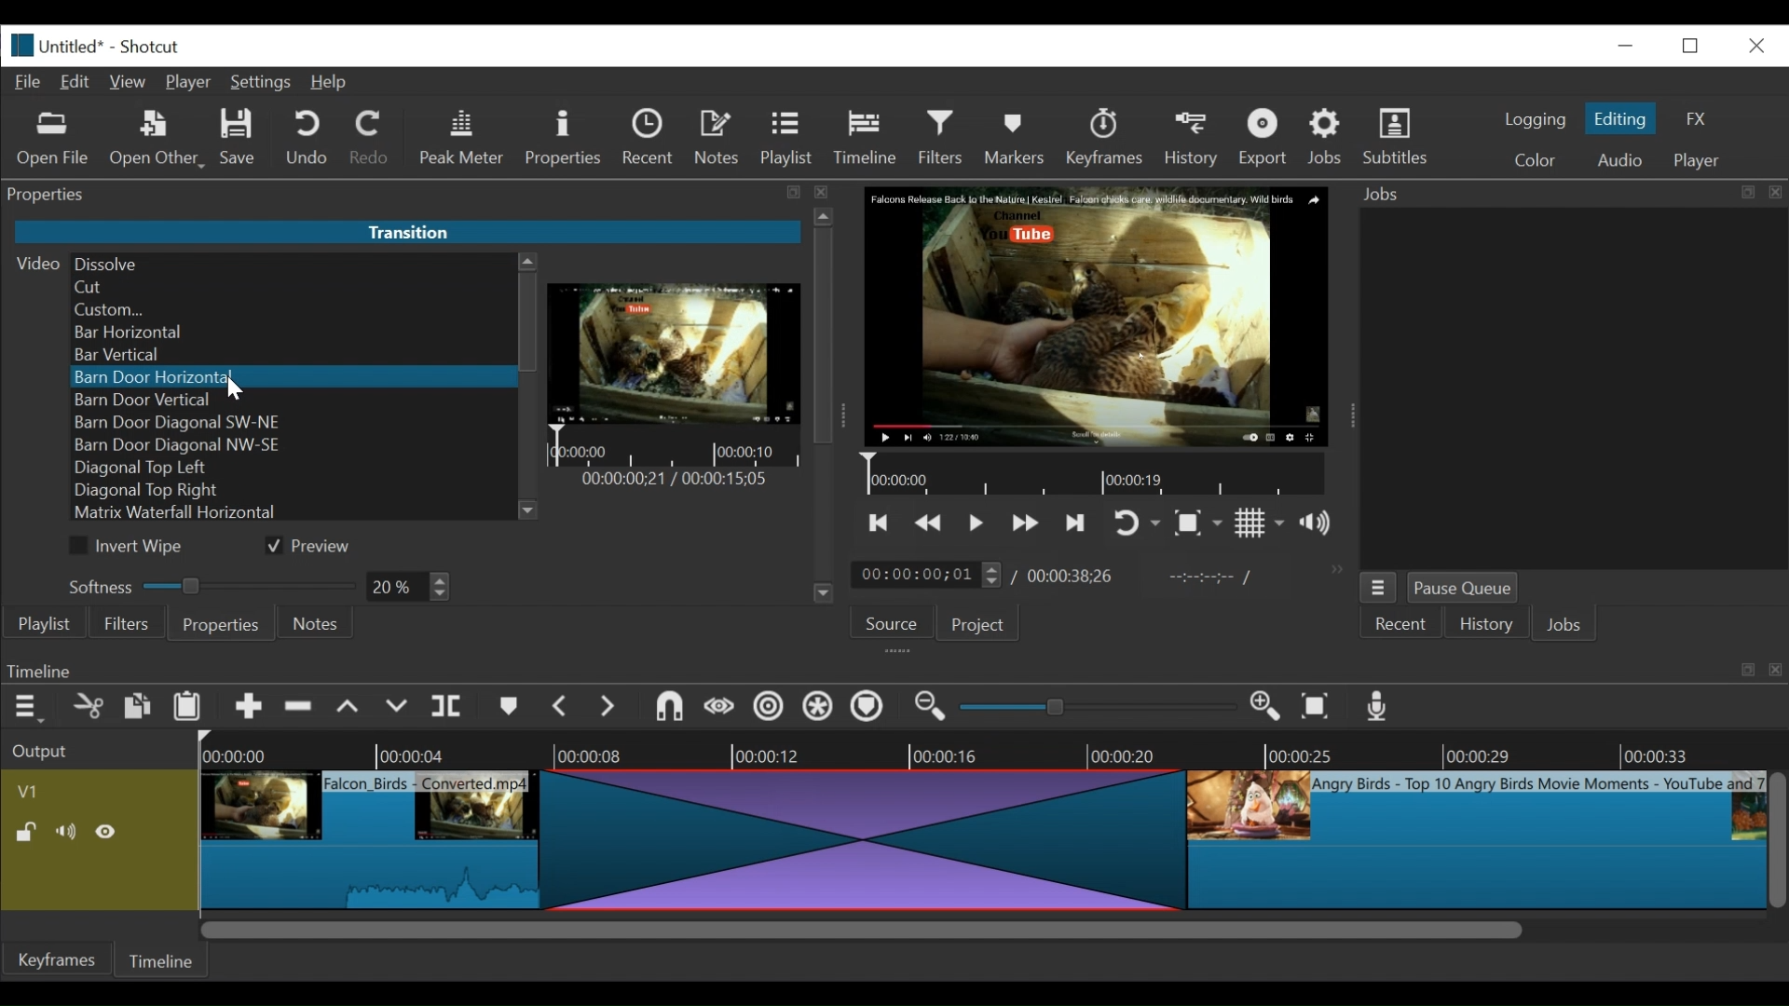 The image size is (1789, 1006). I want to click on Field, so click(409, 588).